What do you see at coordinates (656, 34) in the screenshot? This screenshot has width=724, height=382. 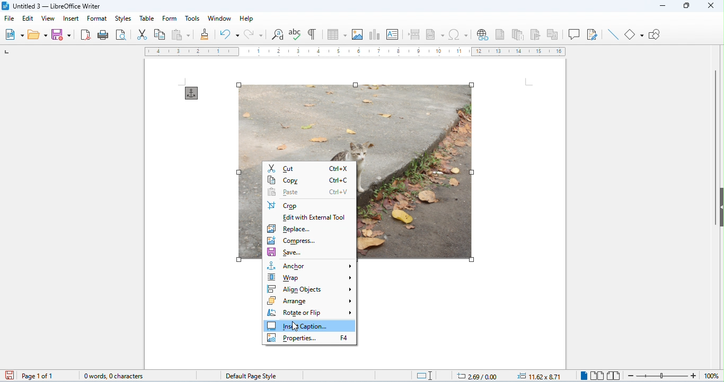 I see `show draw functions` at bounding box center [656, 34].